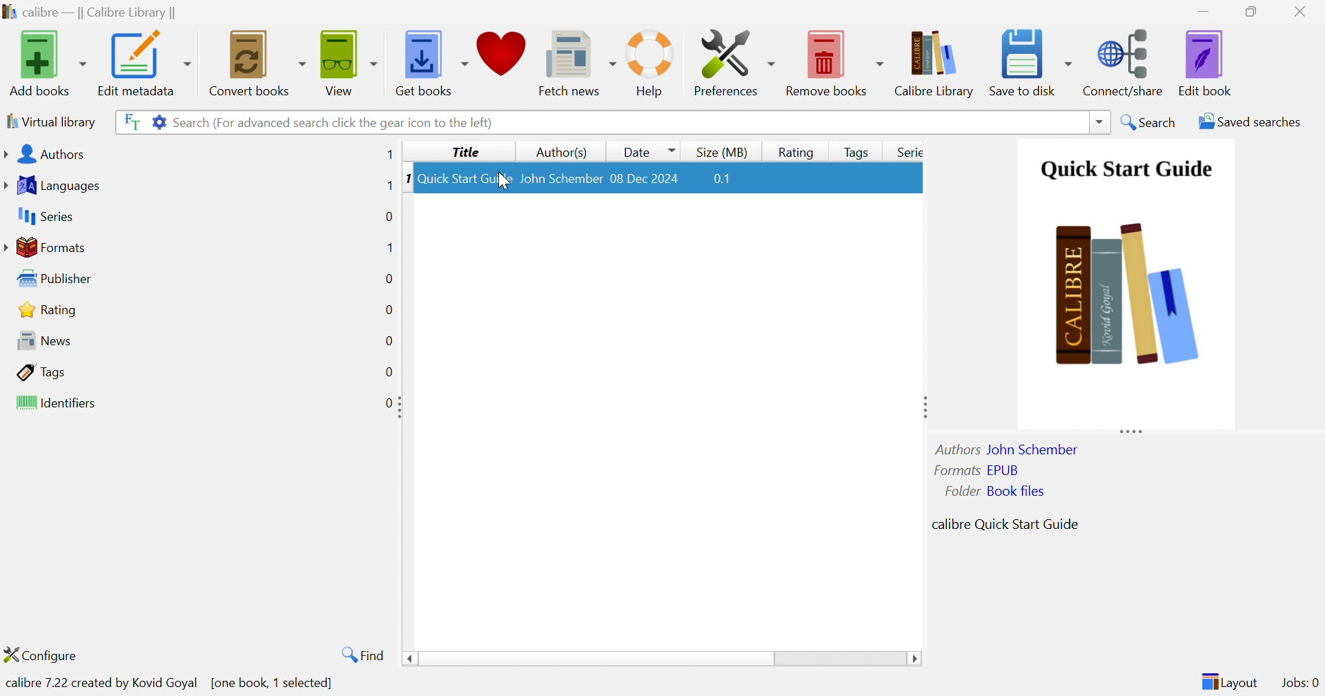  What do you see at coordinates (1097, 121) in the screenshot?
I see `Drop Down` at bounding box center [1097, 121].